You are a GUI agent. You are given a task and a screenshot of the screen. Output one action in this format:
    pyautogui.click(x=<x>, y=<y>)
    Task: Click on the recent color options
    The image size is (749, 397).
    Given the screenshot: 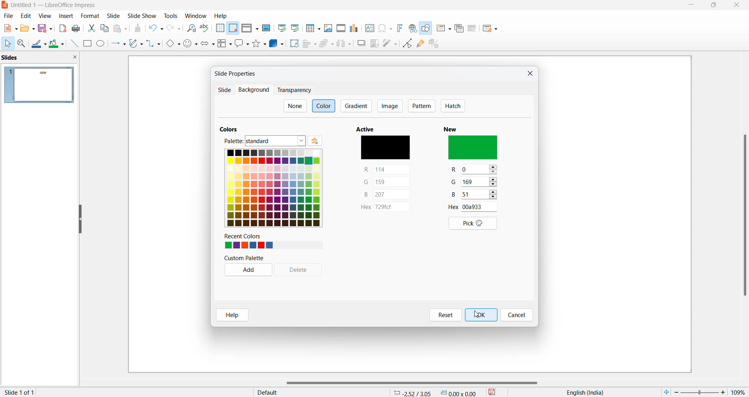 What is the action you would take?
    pyautogui.click(x=248, y=245)
    